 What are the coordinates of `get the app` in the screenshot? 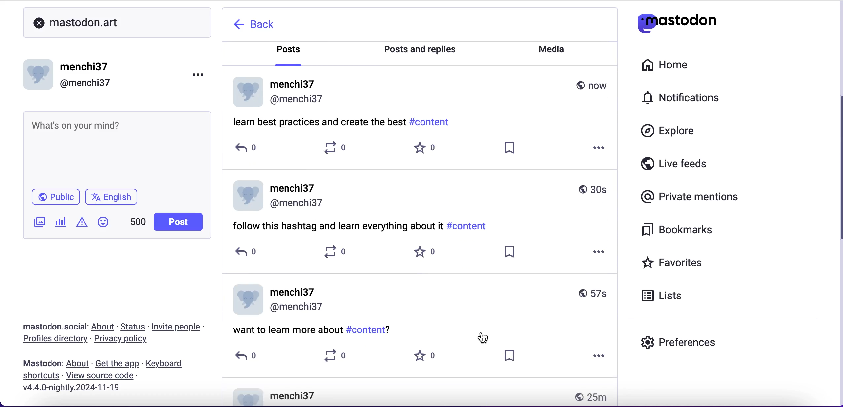 It's located at (118, 364).